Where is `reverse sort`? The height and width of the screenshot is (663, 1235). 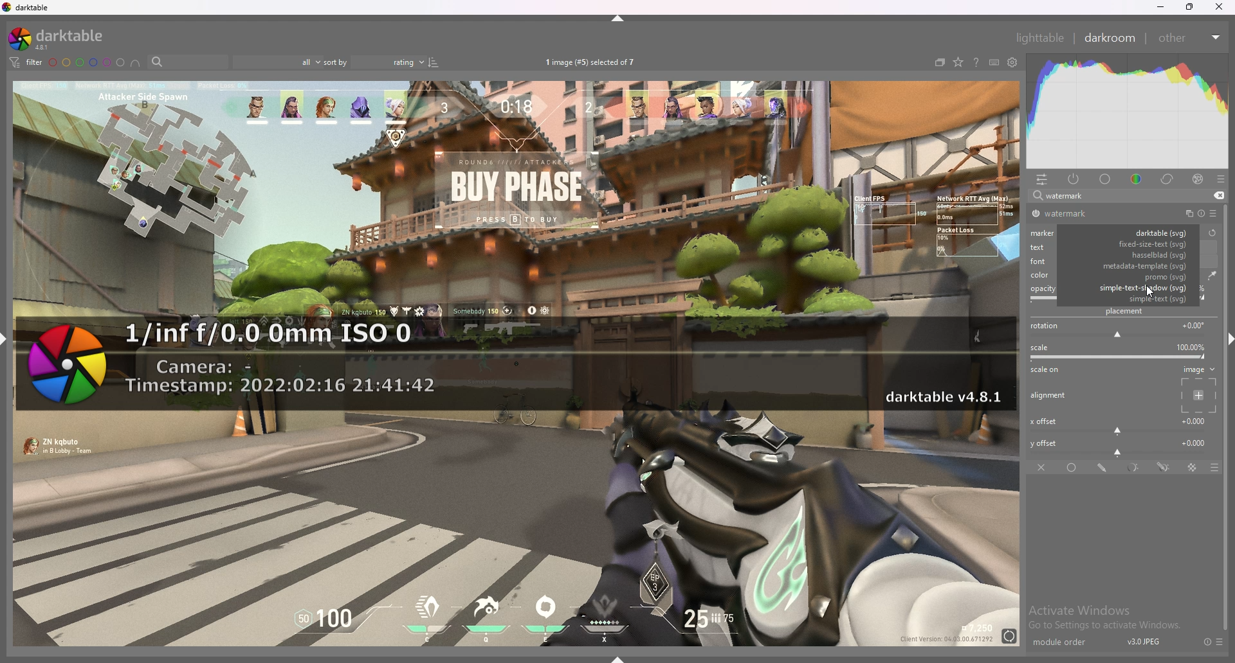 reverse sort is located at coordinates (434, 62).